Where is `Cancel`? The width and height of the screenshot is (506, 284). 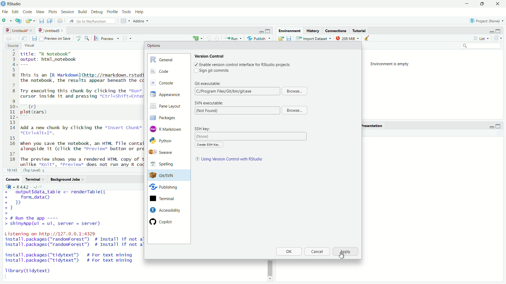 Cancel is located at coordinates (317, 252).